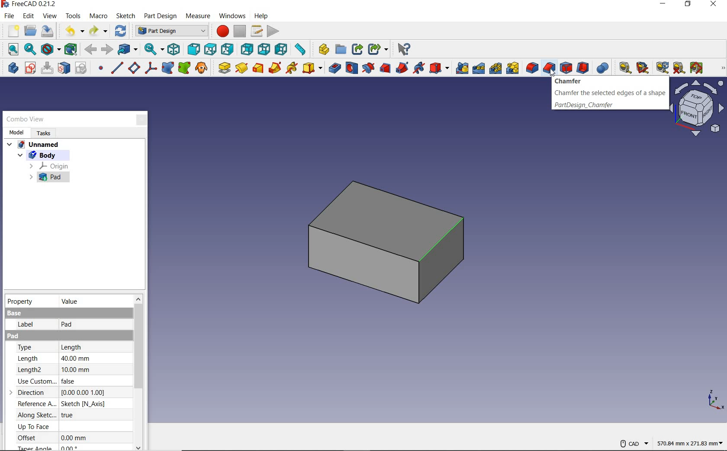  I want to click on 0.00°, so click(72, 448).